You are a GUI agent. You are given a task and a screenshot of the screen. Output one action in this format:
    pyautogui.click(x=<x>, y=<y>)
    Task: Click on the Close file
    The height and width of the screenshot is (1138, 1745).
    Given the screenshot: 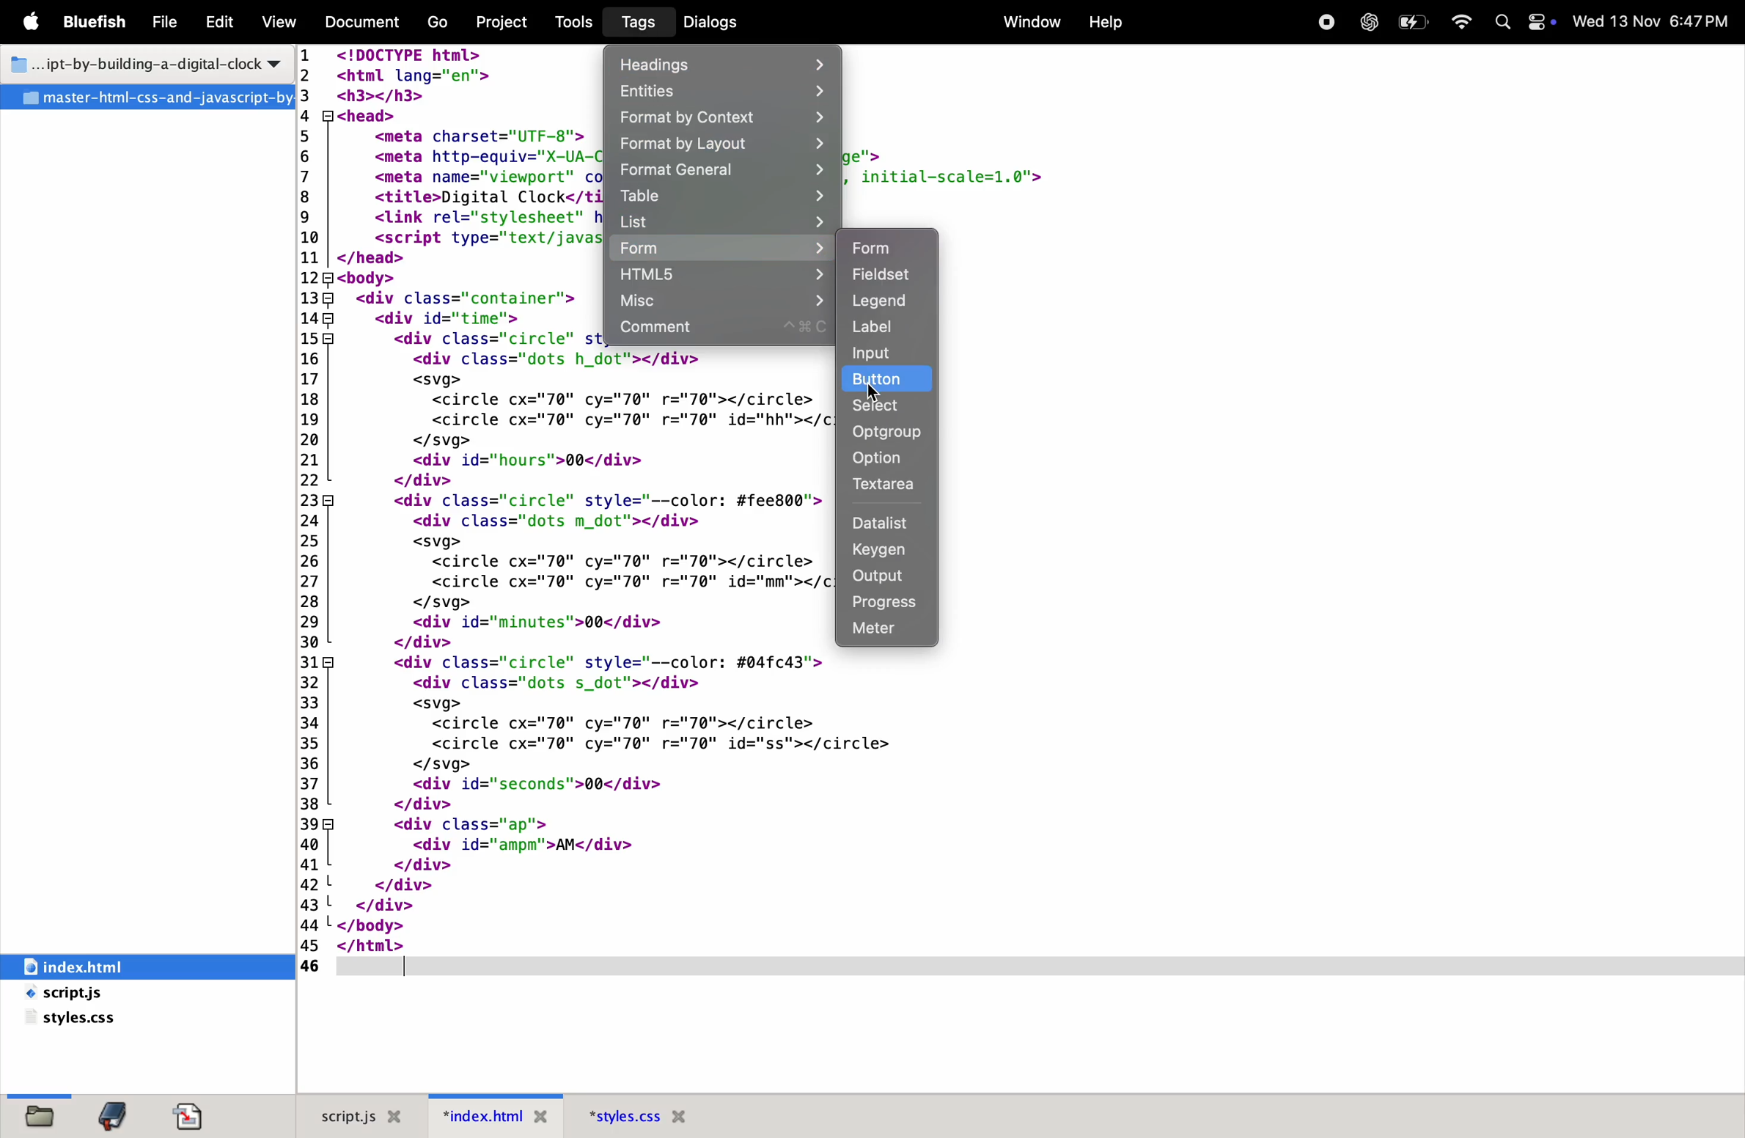 What is the action you would take?
    pyautogui.click(x=540, y=1119)
    